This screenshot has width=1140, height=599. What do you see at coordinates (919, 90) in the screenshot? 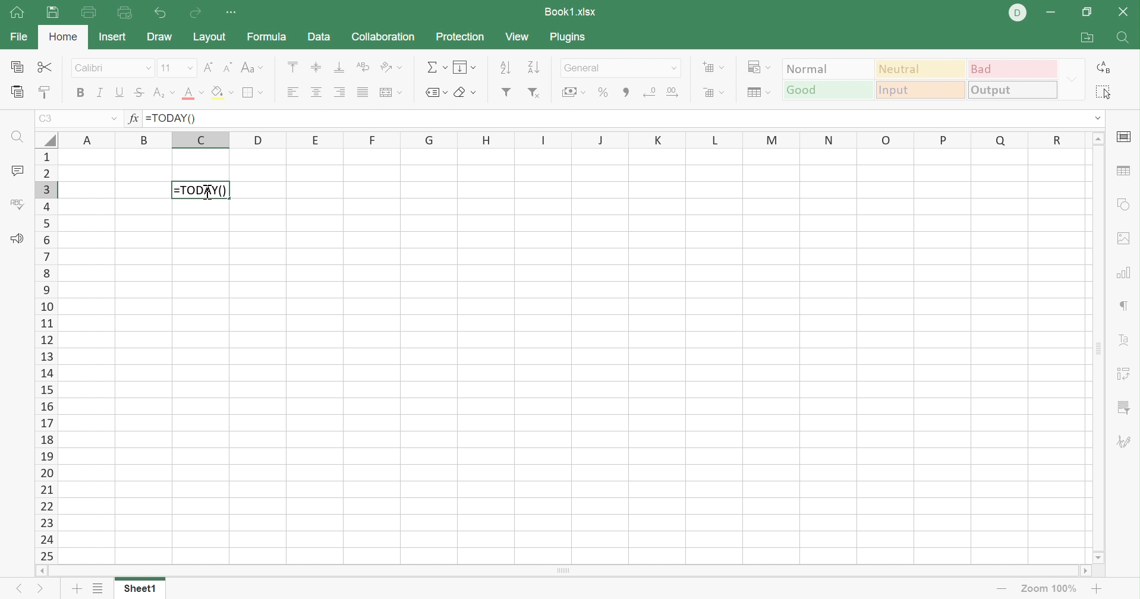
I see `Input` at bounding box center [919, 90].